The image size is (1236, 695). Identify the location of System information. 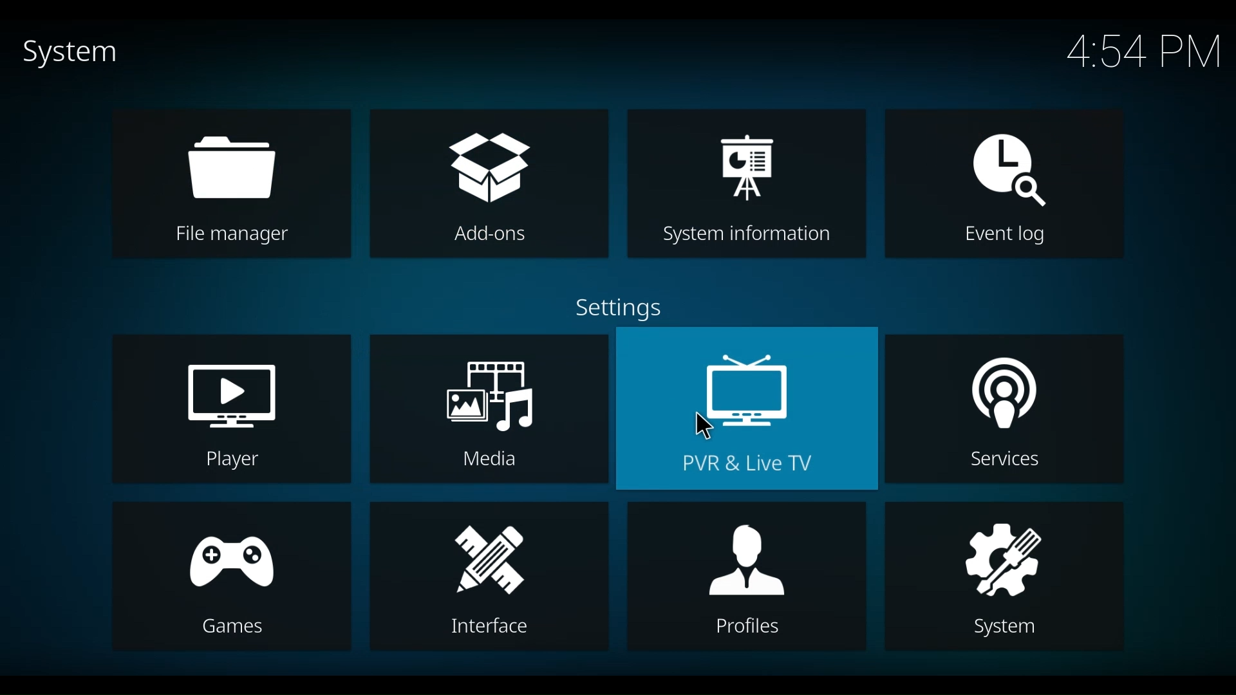
(748, 183).